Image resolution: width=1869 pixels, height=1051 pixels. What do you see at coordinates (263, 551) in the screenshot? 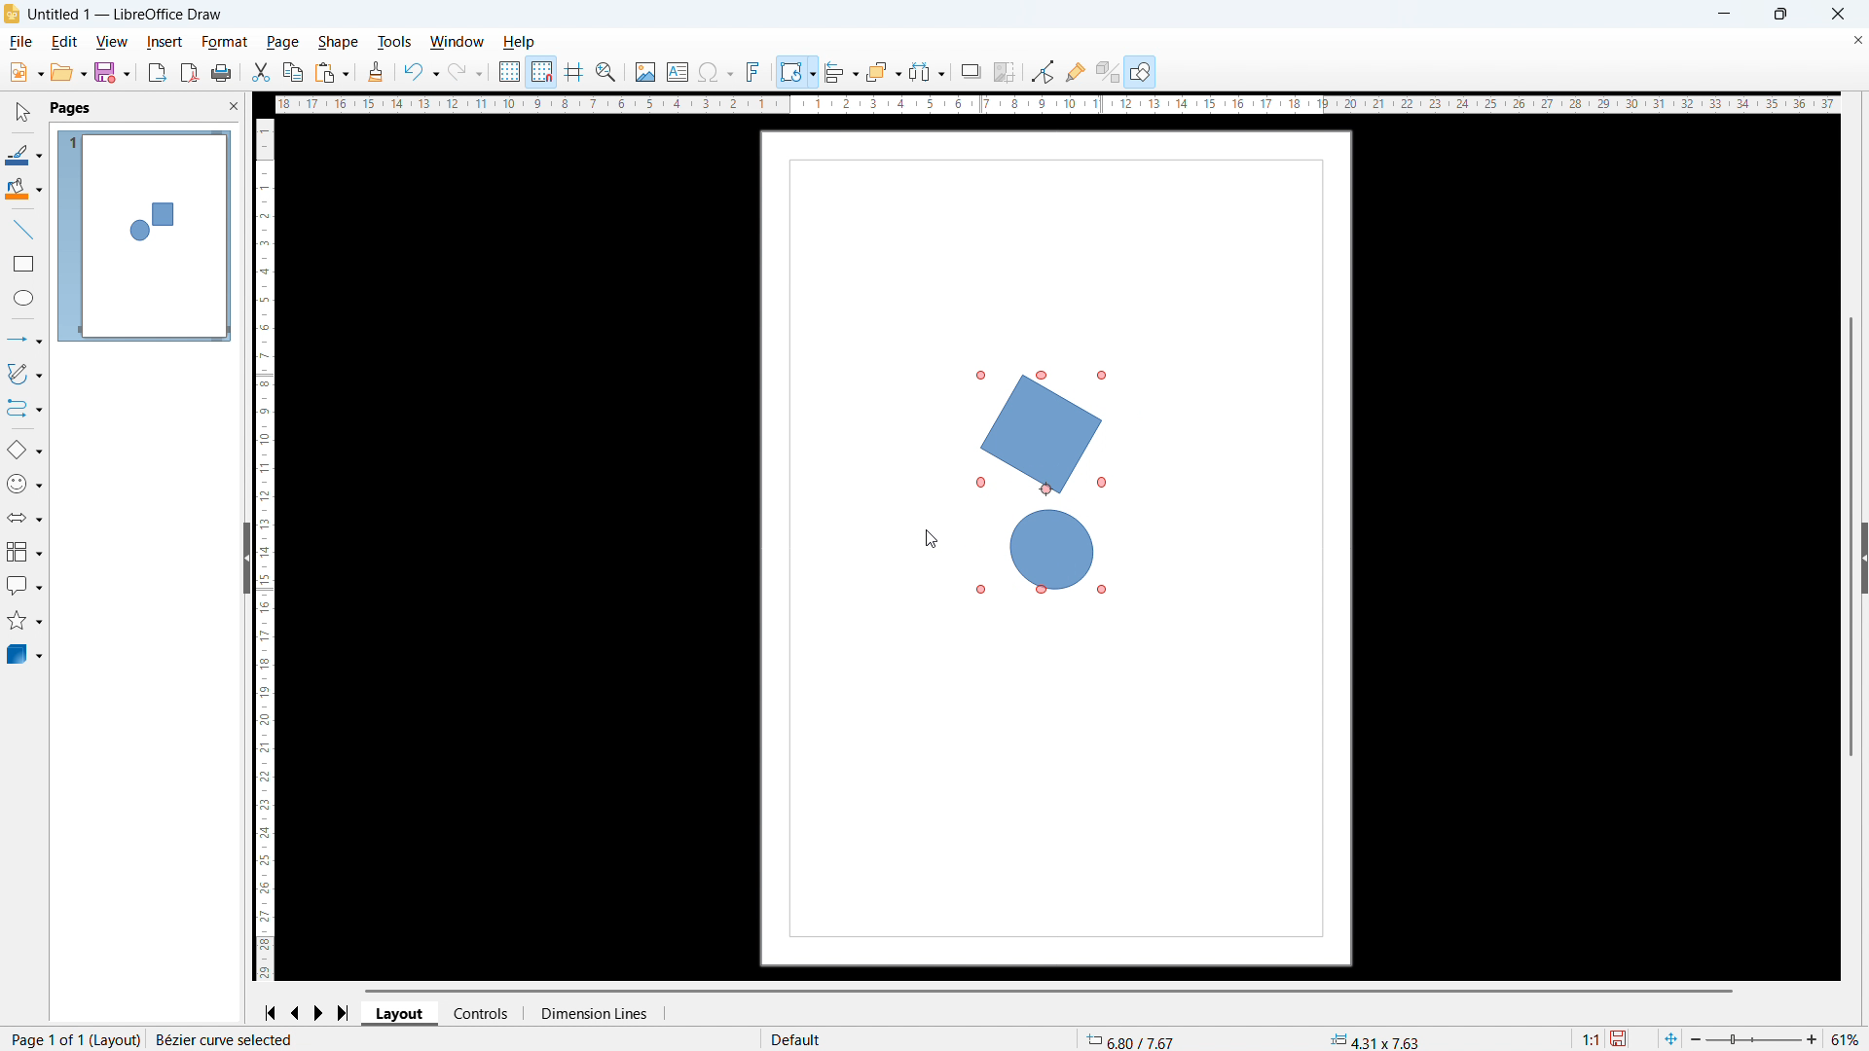
I see `Vertical ruler ` at bounding box center [263, 551].